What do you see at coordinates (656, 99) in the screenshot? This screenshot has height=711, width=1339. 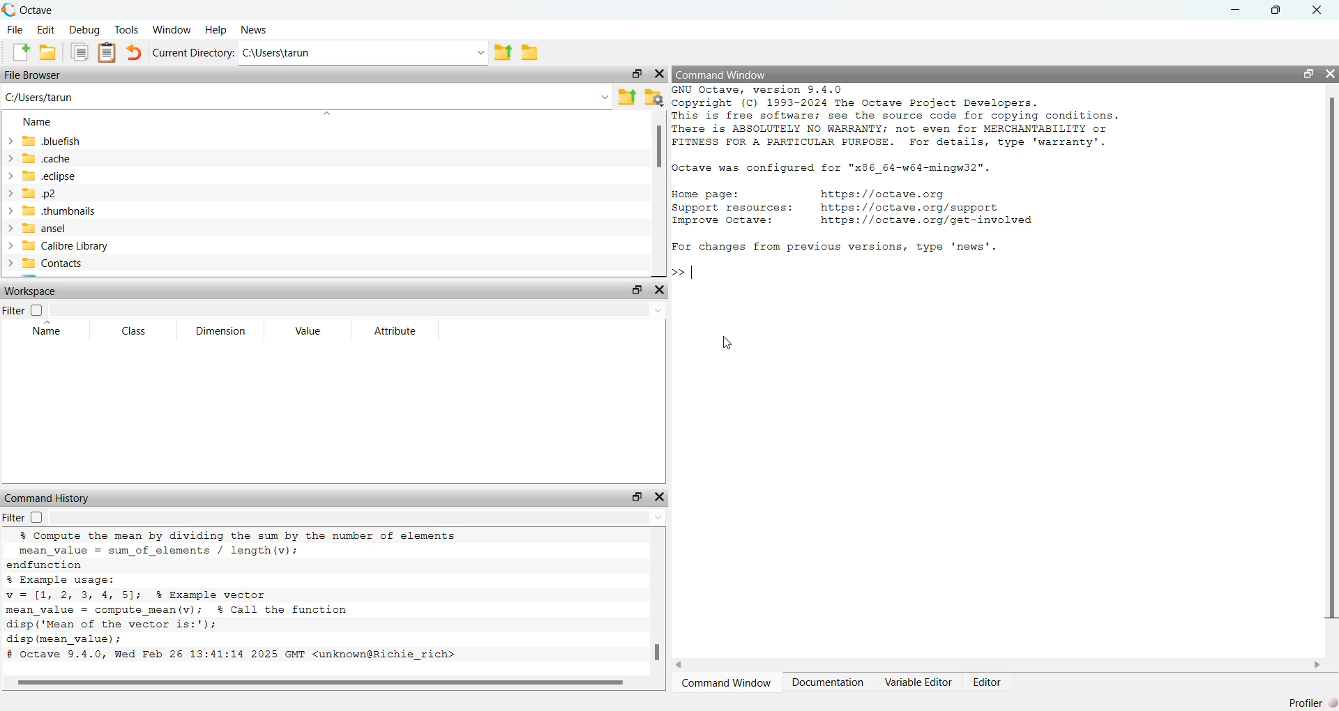 I see `folder settings` at bounding box center [656, 99].